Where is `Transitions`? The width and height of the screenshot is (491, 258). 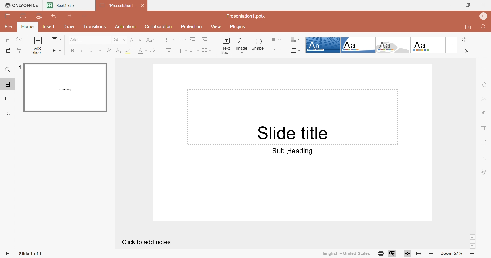
Transitions is located at coordinates (95, 27).